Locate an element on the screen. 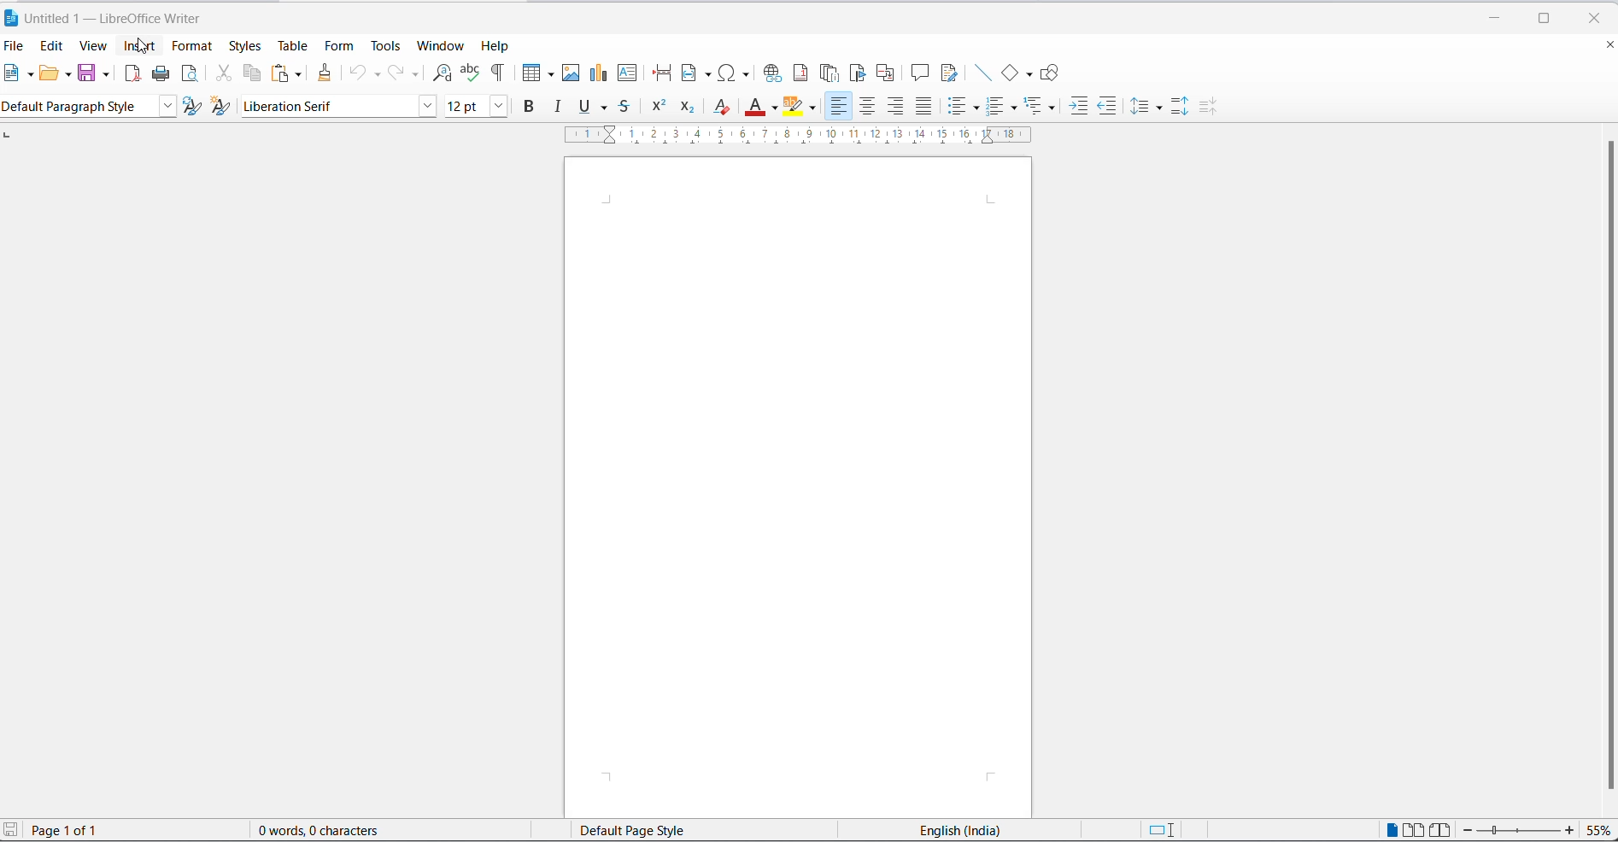  multi page view is located at coordinates (1413, 831).